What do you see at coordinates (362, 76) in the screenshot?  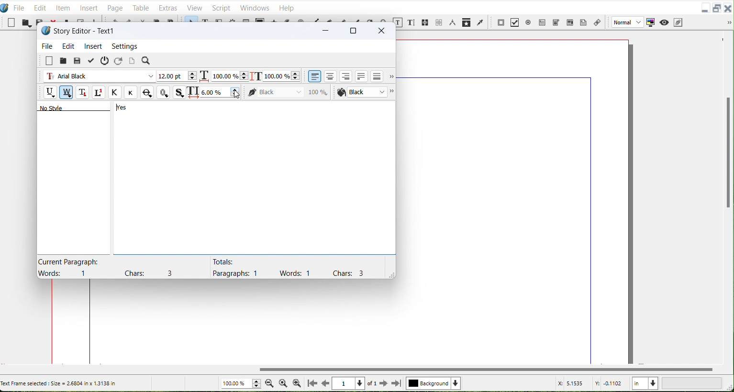 I see `Align text justified` at bounding box center [362, 76].